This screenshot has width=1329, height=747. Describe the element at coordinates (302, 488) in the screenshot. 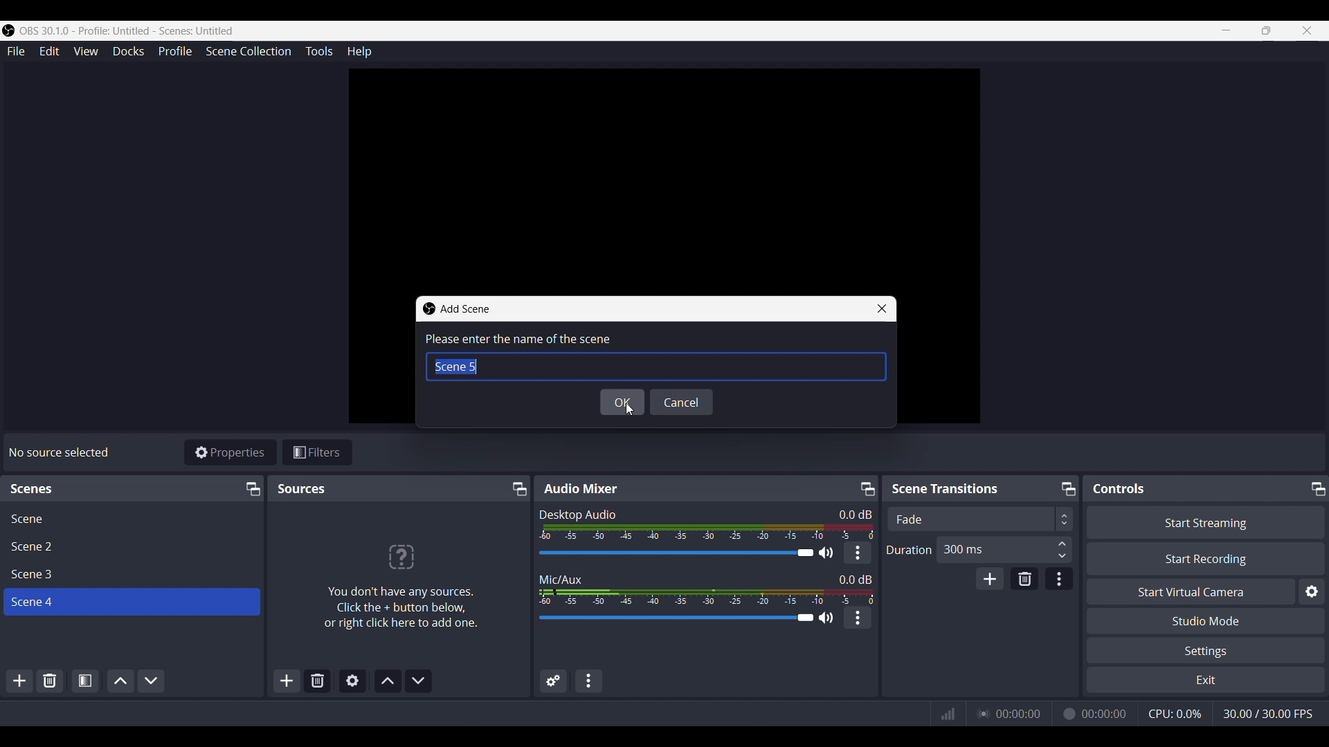

I see `Sources` at that location.